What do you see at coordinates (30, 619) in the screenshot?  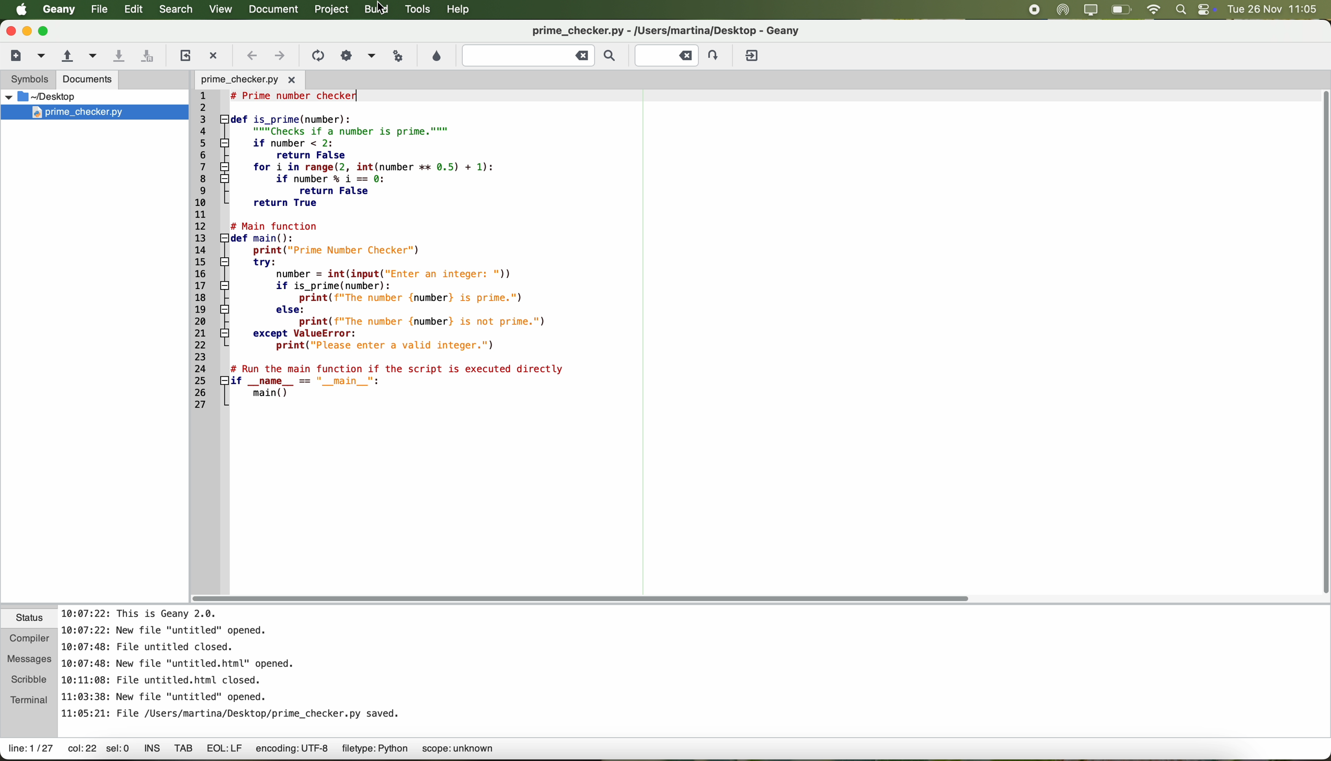 I see `status` at bounding box center [30, 619].